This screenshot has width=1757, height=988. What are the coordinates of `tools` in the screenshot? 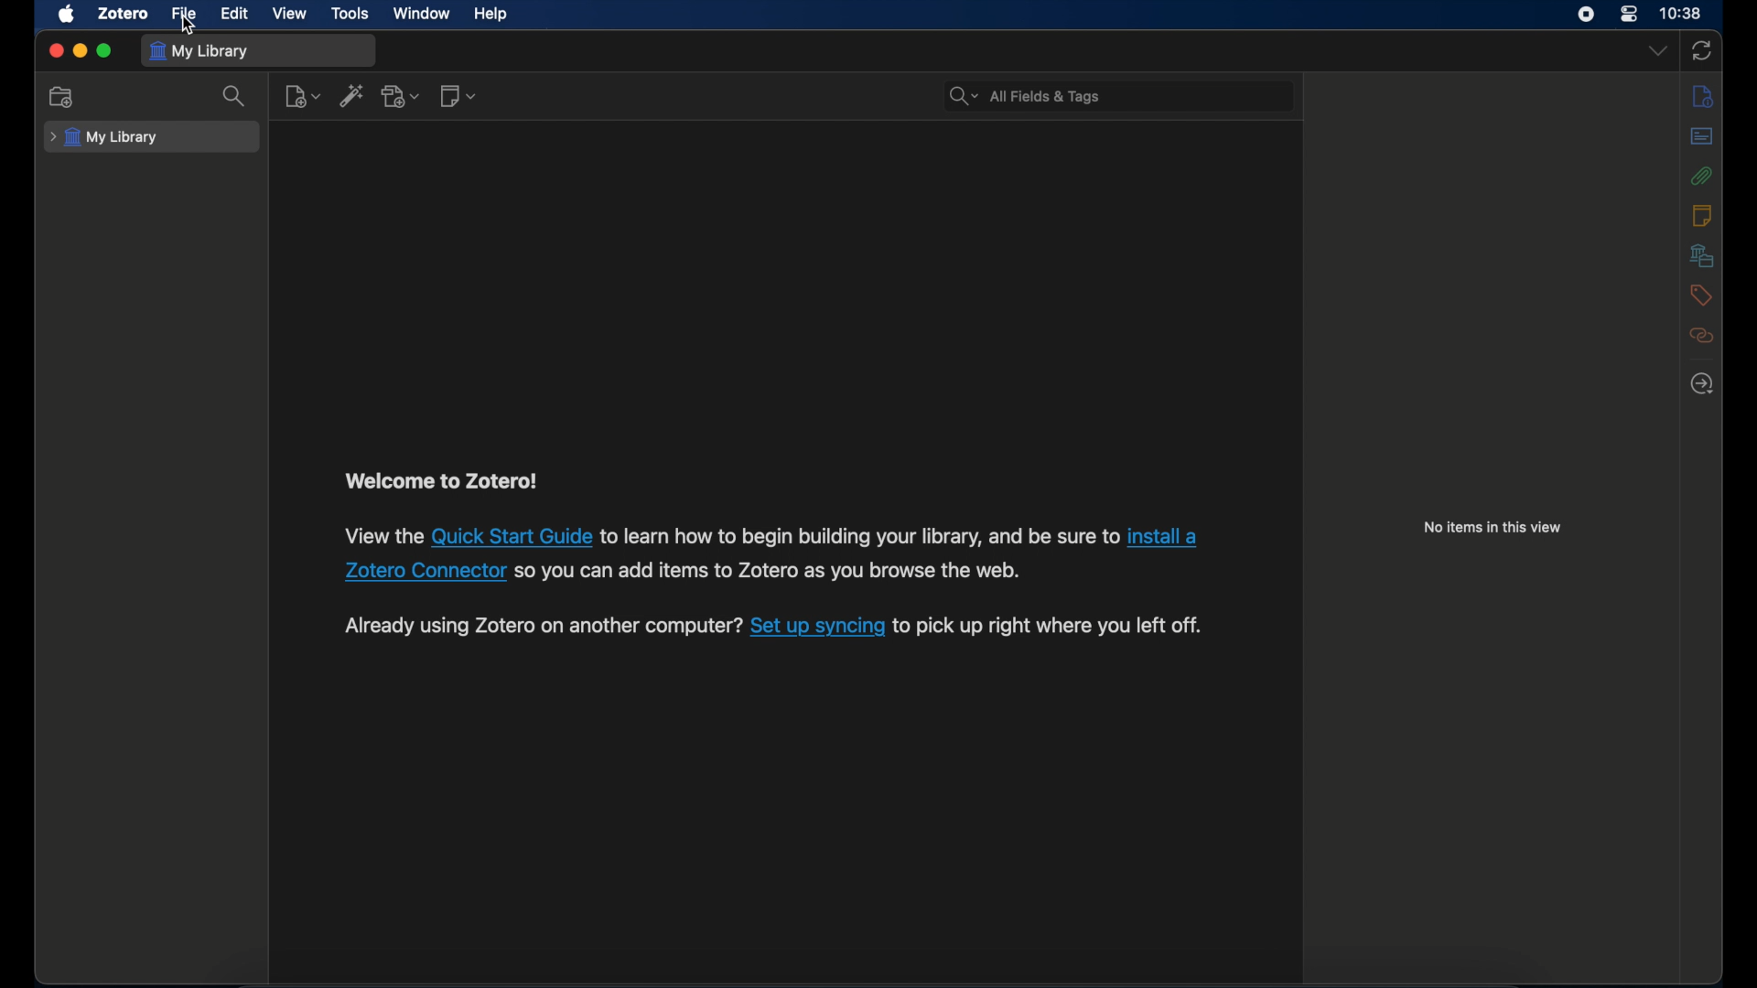 It's located at (351, 15).